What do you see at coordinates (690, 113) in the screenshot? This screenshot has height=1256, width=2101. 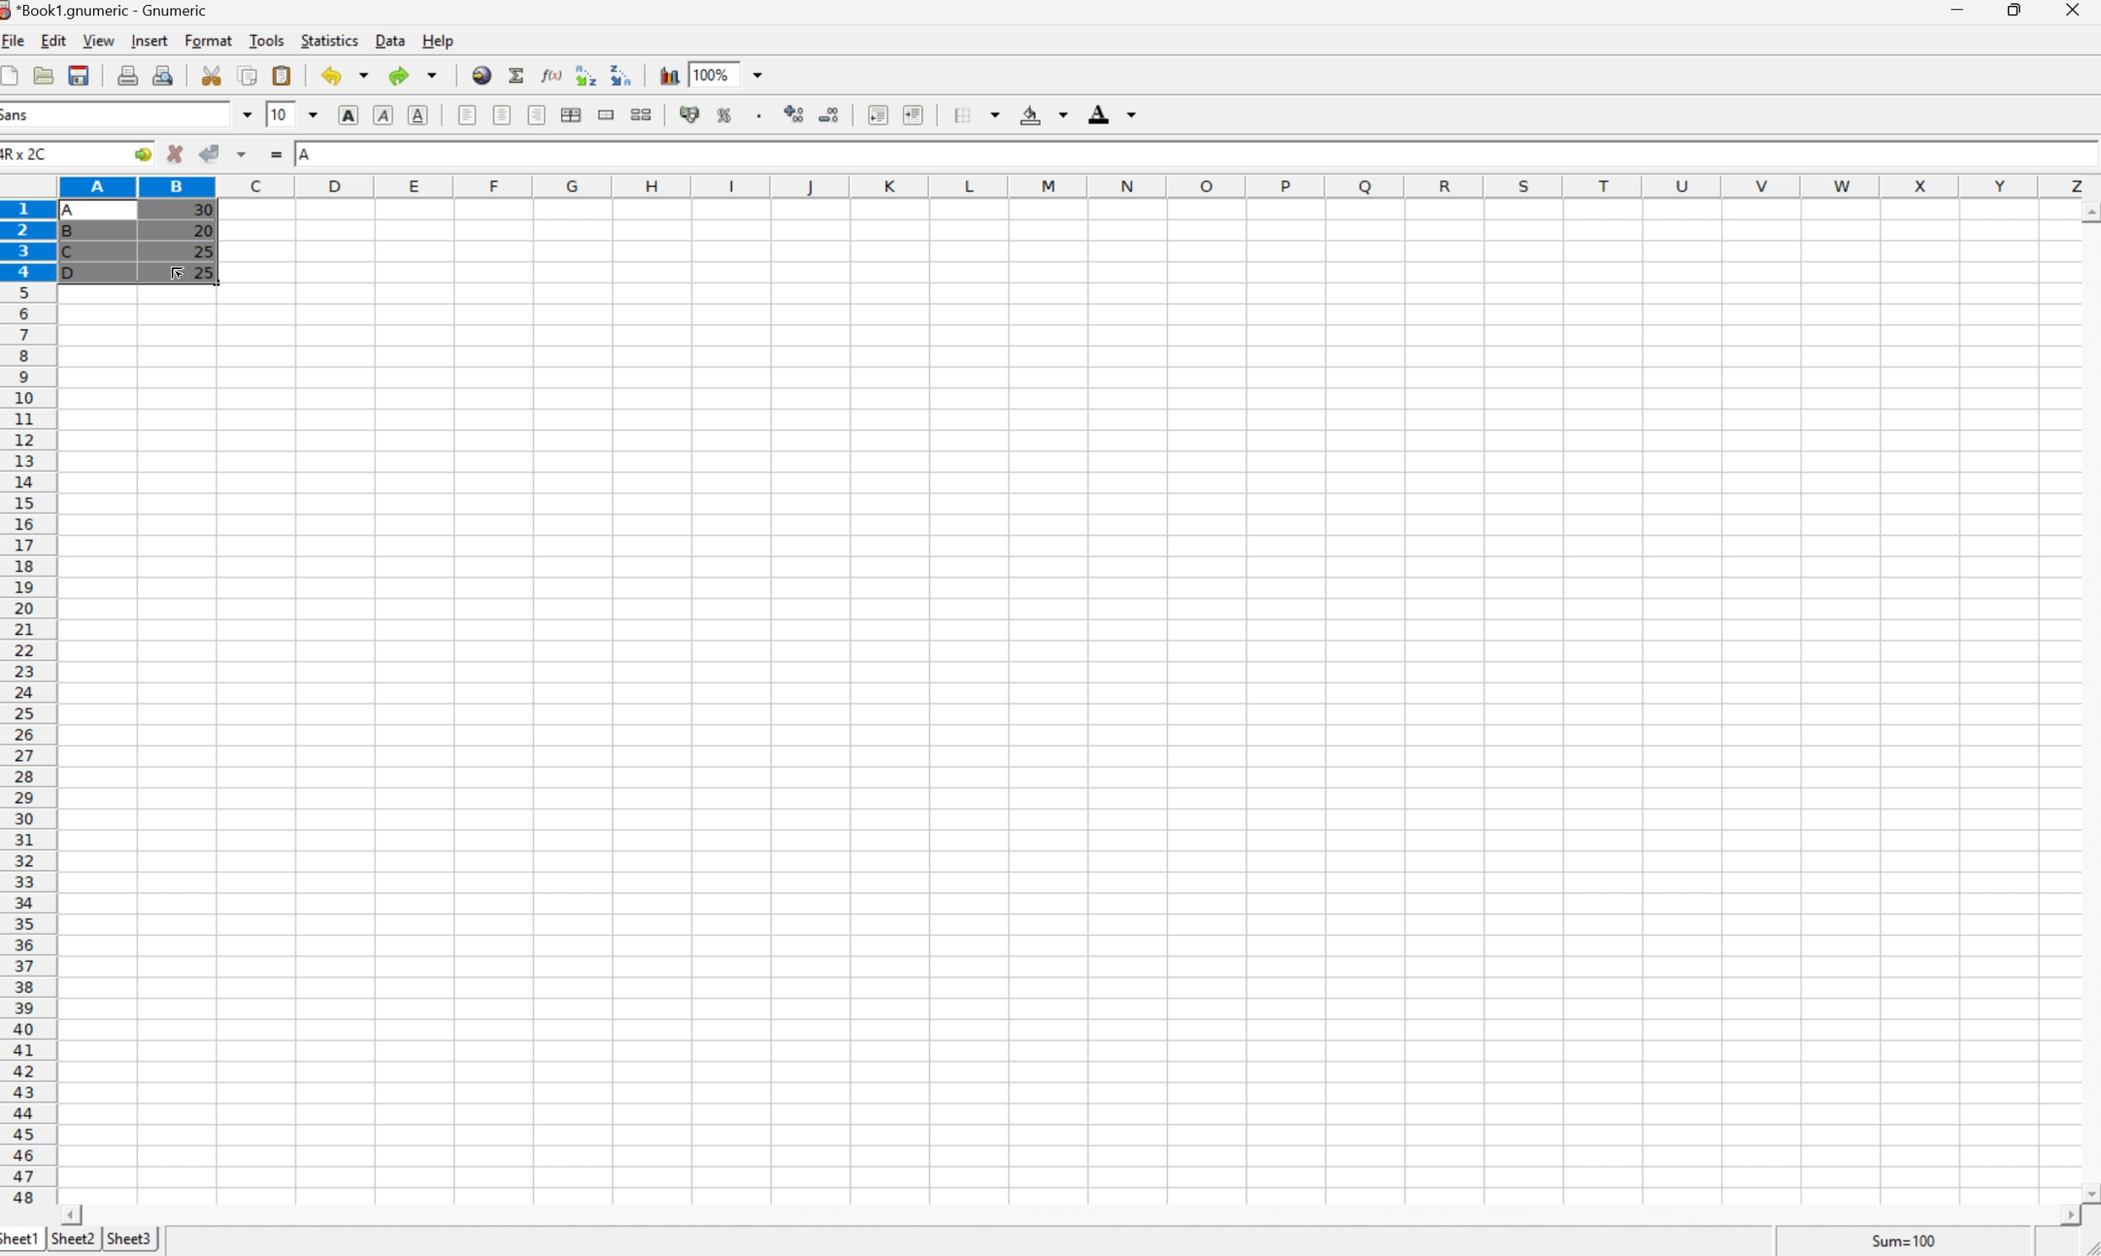 I see `Format selection as accounting` at bounding box center [690, 113].